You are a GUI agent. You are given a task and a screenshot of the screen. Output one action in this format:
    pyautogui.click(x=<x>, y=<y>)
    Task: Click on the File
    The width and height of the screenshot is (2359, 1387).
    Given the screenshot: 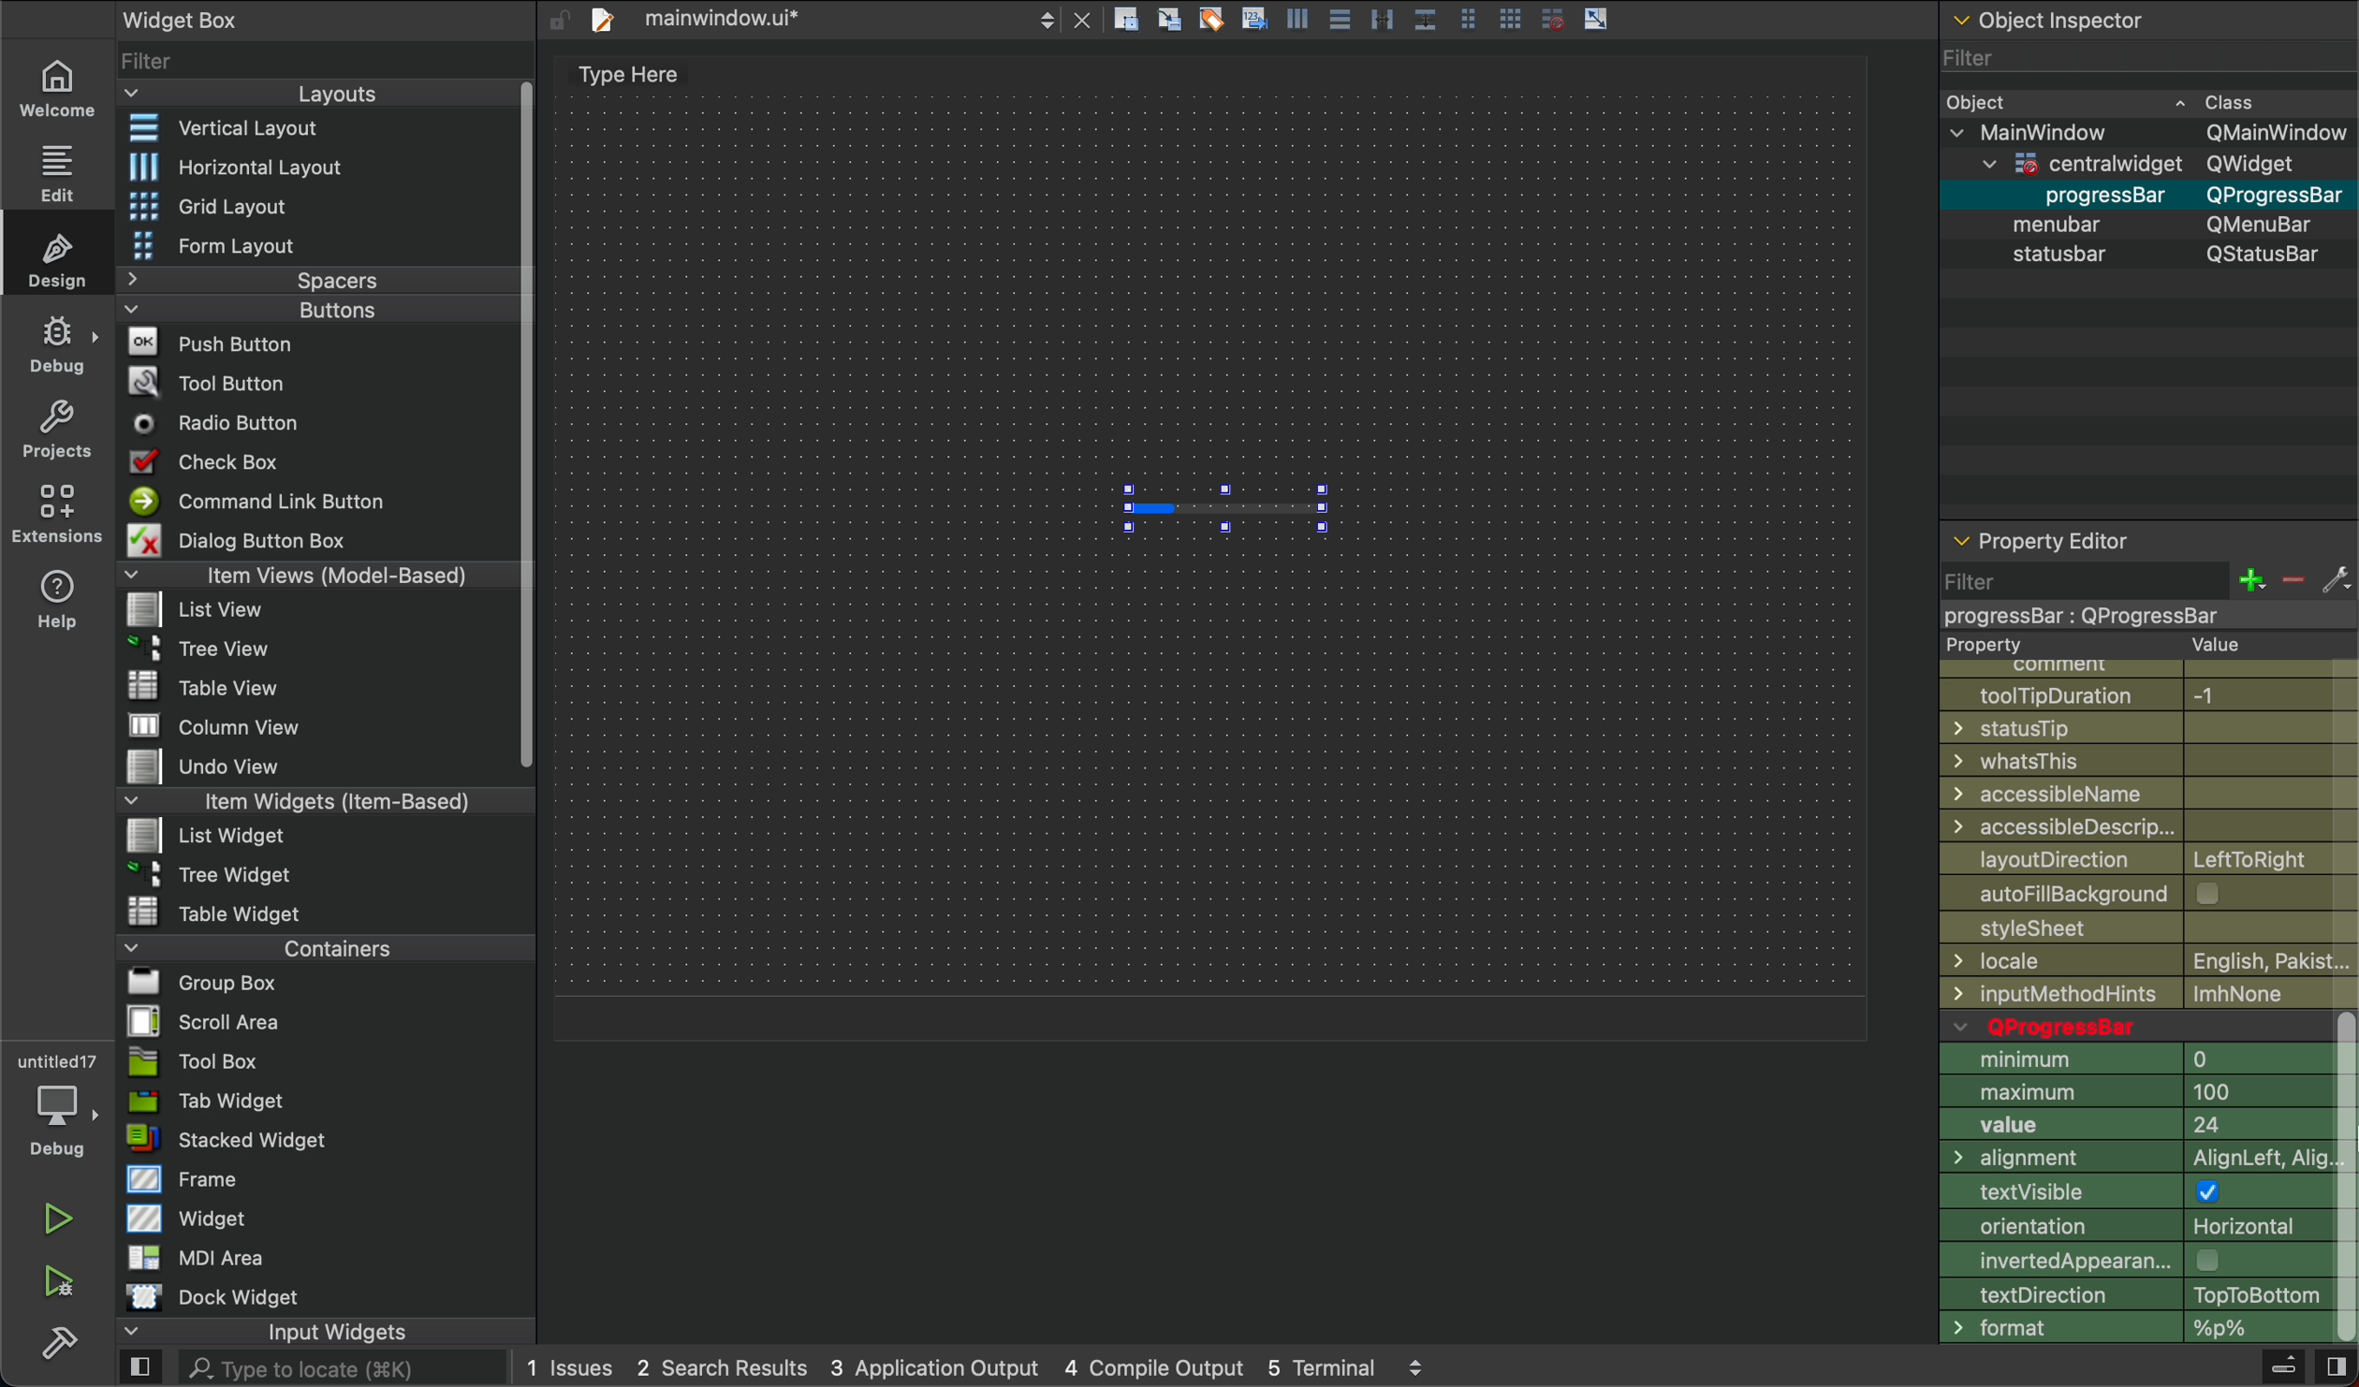 What is the action you would take?
    pyautogui.click(x=216, y=872)
    